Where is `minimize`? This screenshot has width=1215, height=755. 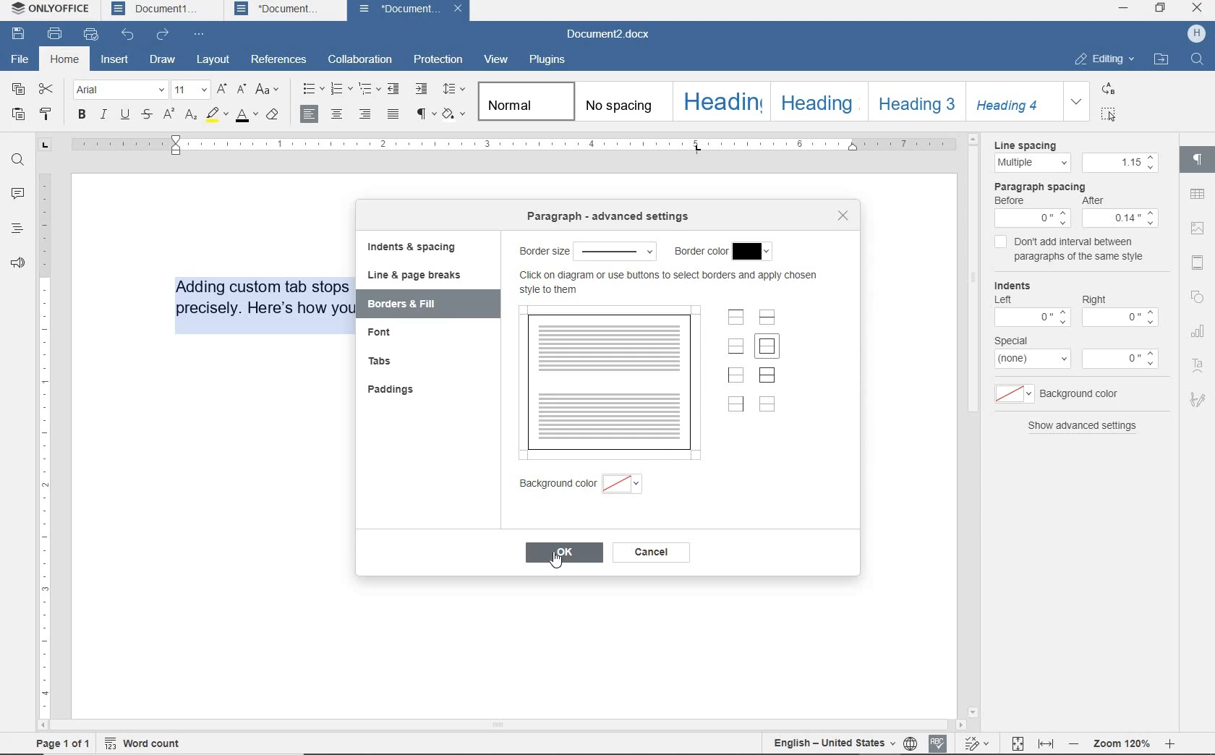
minimize is located at coordinates (1122, 7).